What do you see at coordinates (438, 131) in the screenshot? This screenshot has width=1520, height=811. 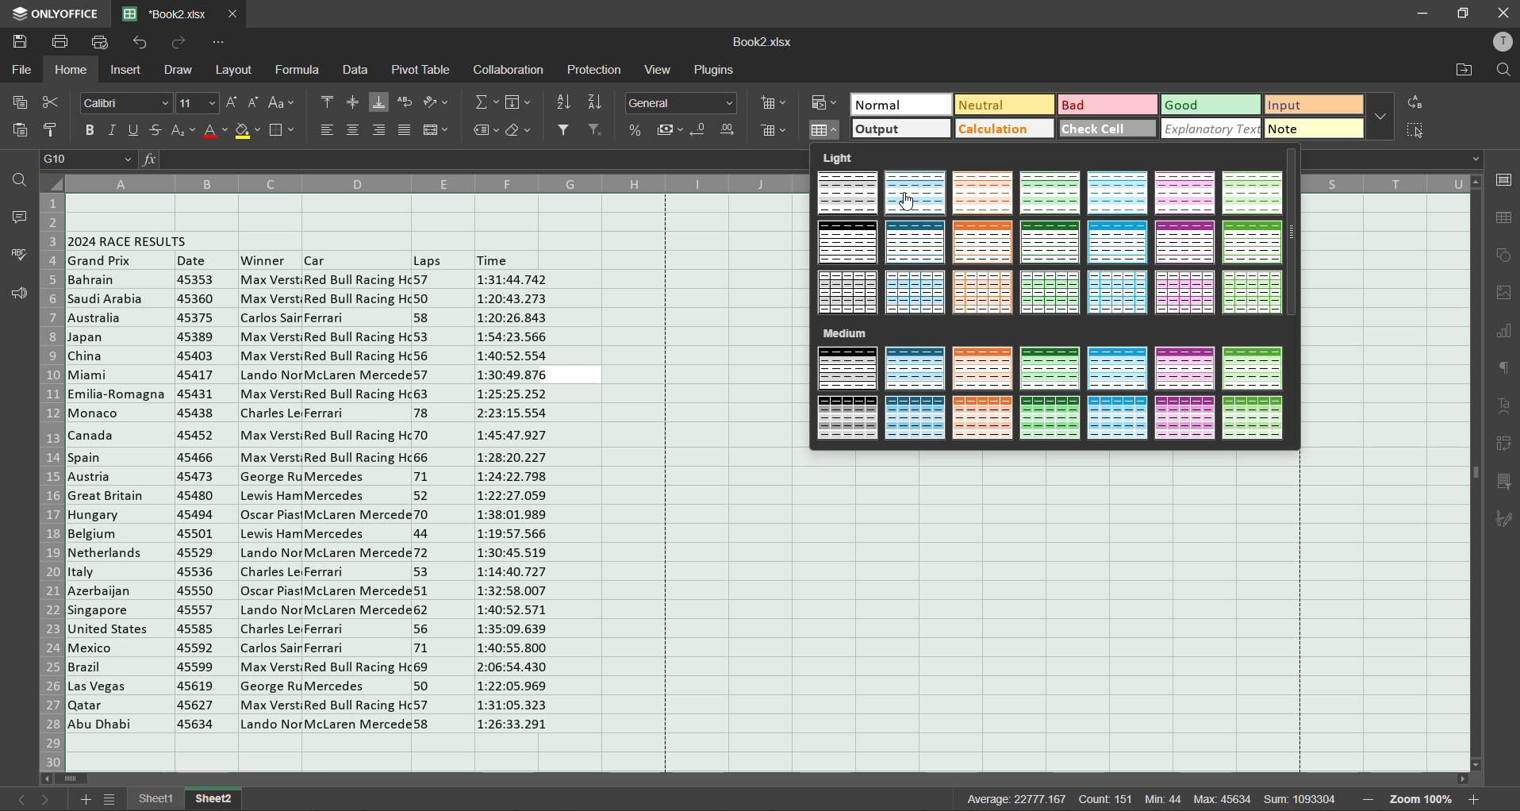 I see `merge and center` at bounding box center [438, 131].